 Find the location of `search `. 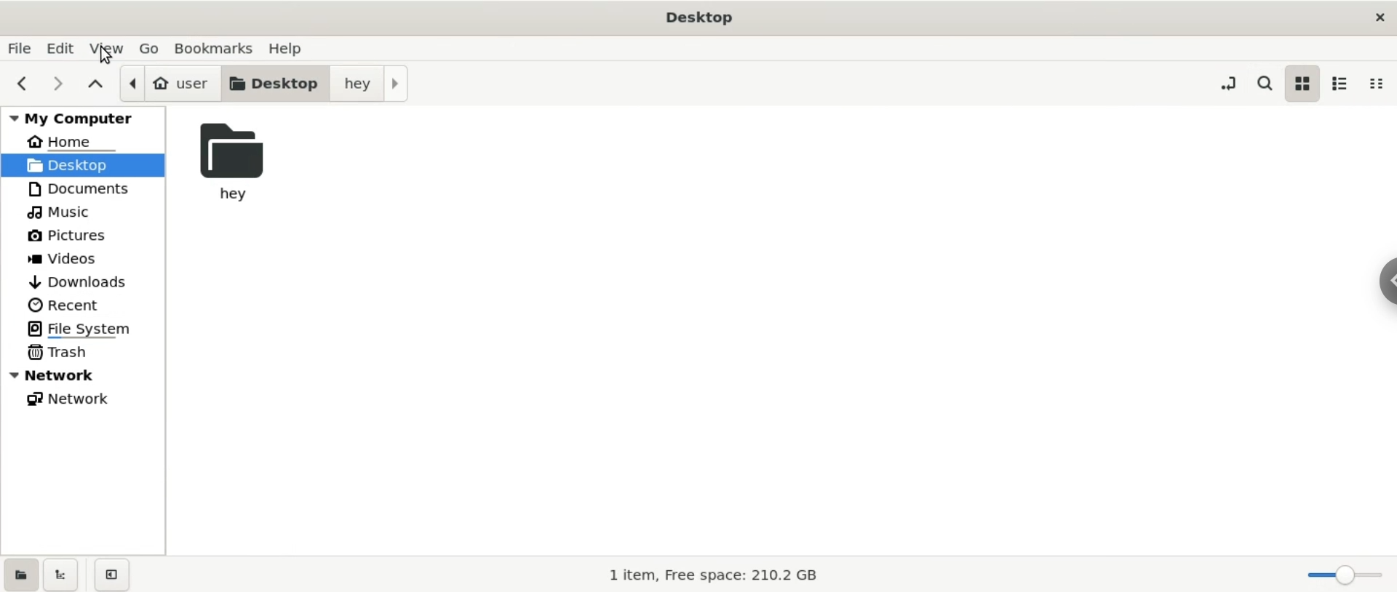

search  is located at coordinates (1263, 84).